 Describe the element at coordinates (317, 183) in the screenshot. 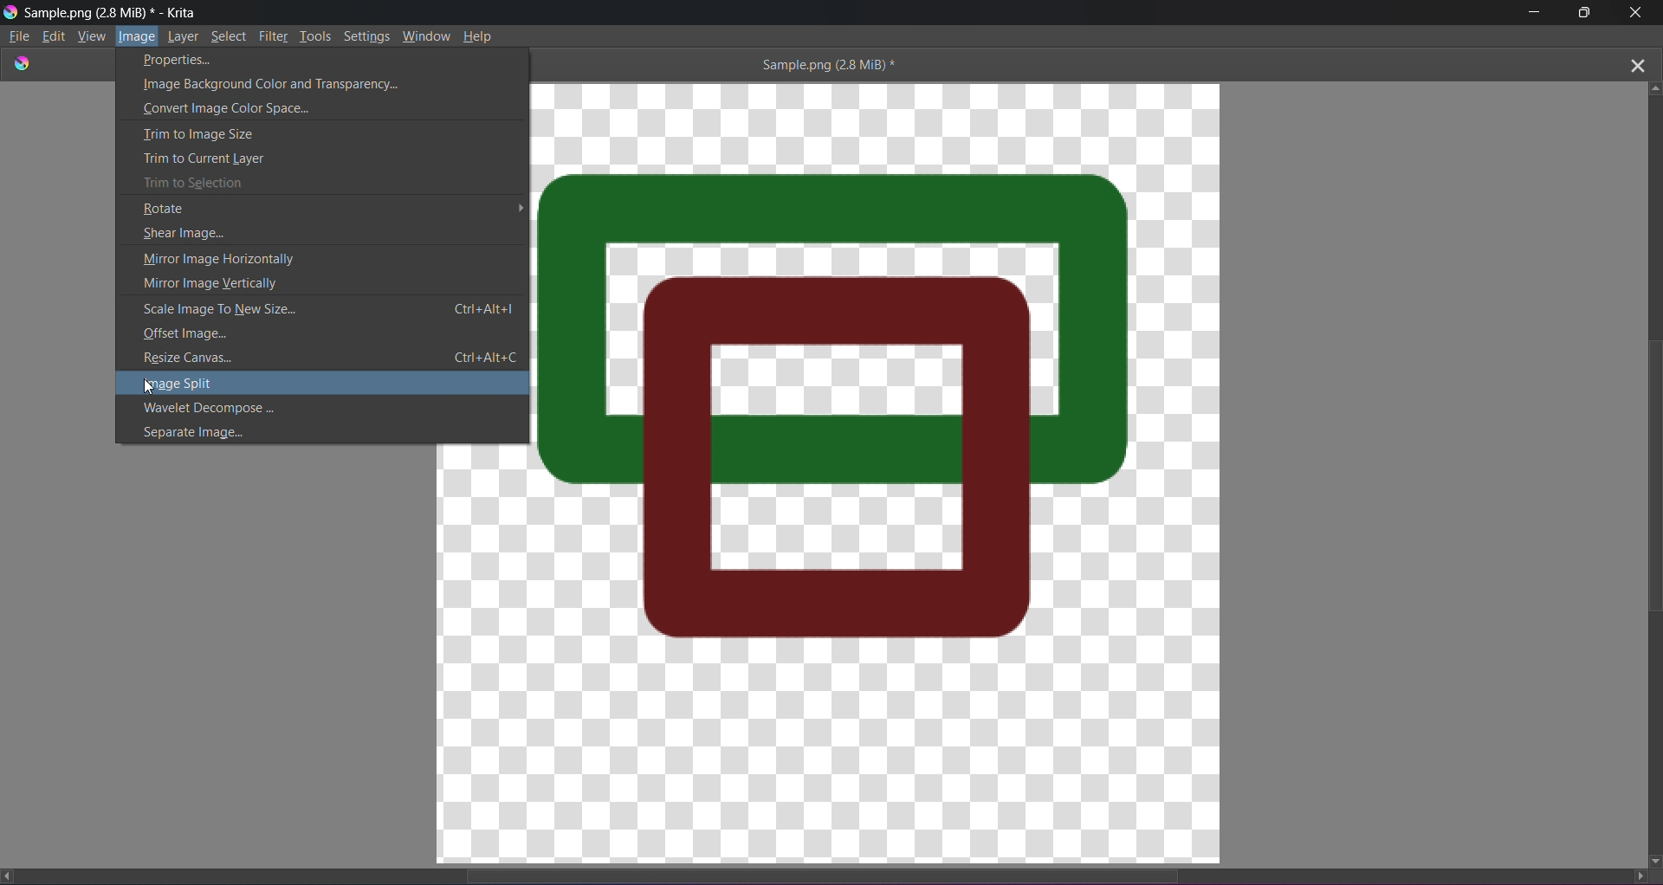

I see `Trim to Selection` at that location.